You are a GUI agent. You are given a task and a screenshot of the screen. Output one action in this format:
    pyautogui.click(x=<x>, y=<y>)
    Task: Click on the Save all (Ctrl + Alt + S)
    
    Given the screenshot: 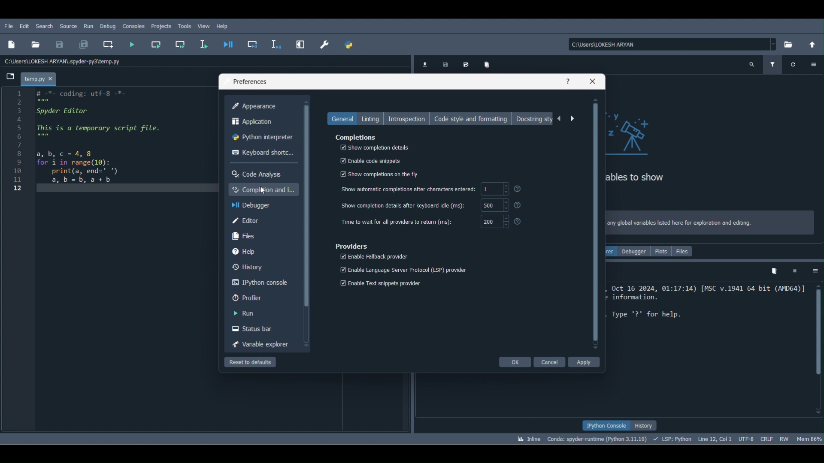 What is the action you would take?
    pyautogui.click(x=87, y=45)
    